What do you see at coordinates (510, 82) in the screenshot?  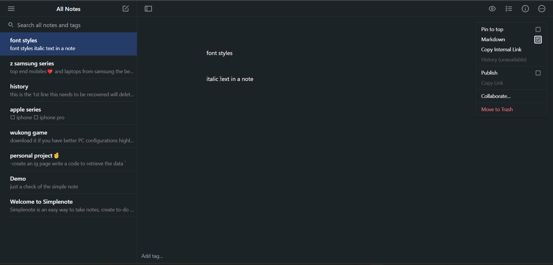 I see `copy link` at bounding box center [510, 82].